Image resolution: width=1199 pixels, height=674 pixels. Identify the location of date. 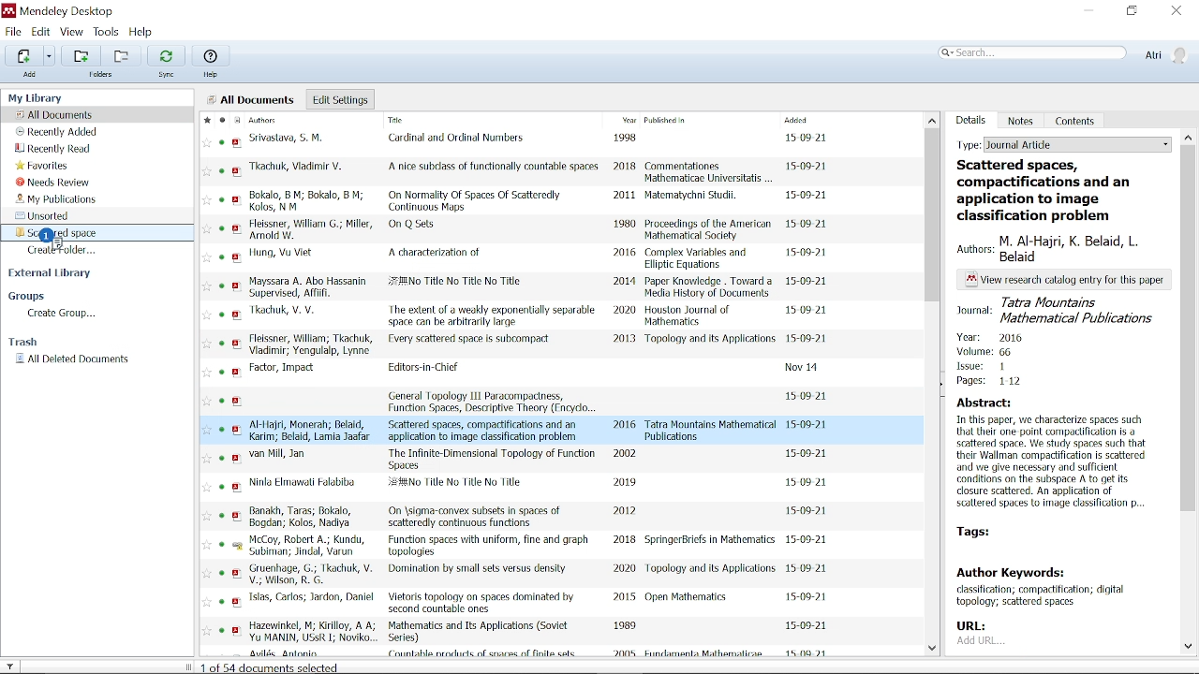
(804, 369).